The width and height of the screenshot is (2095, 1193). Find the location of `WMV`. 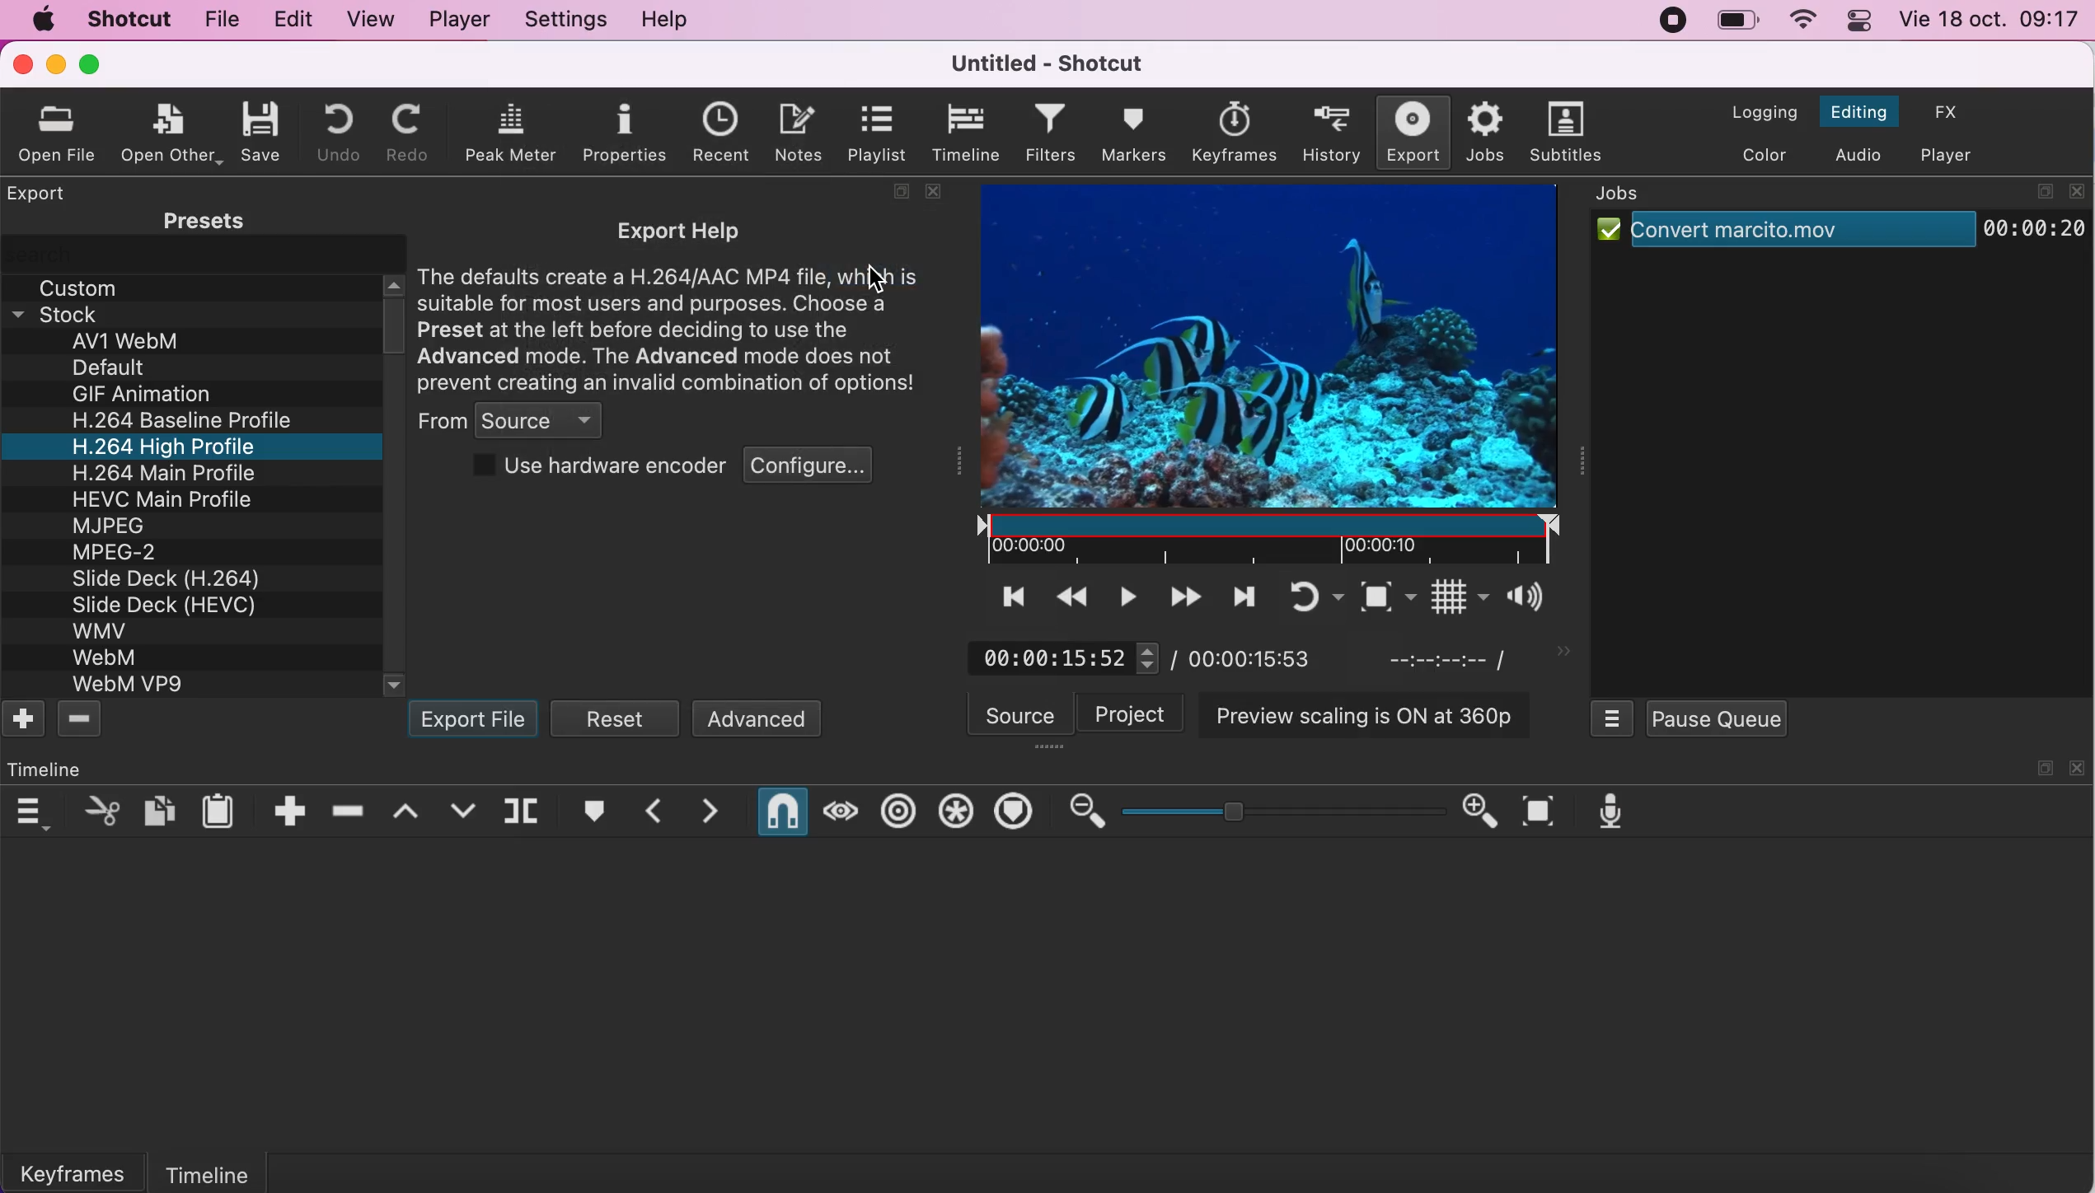

WMV is located at coordinates (97, 632).